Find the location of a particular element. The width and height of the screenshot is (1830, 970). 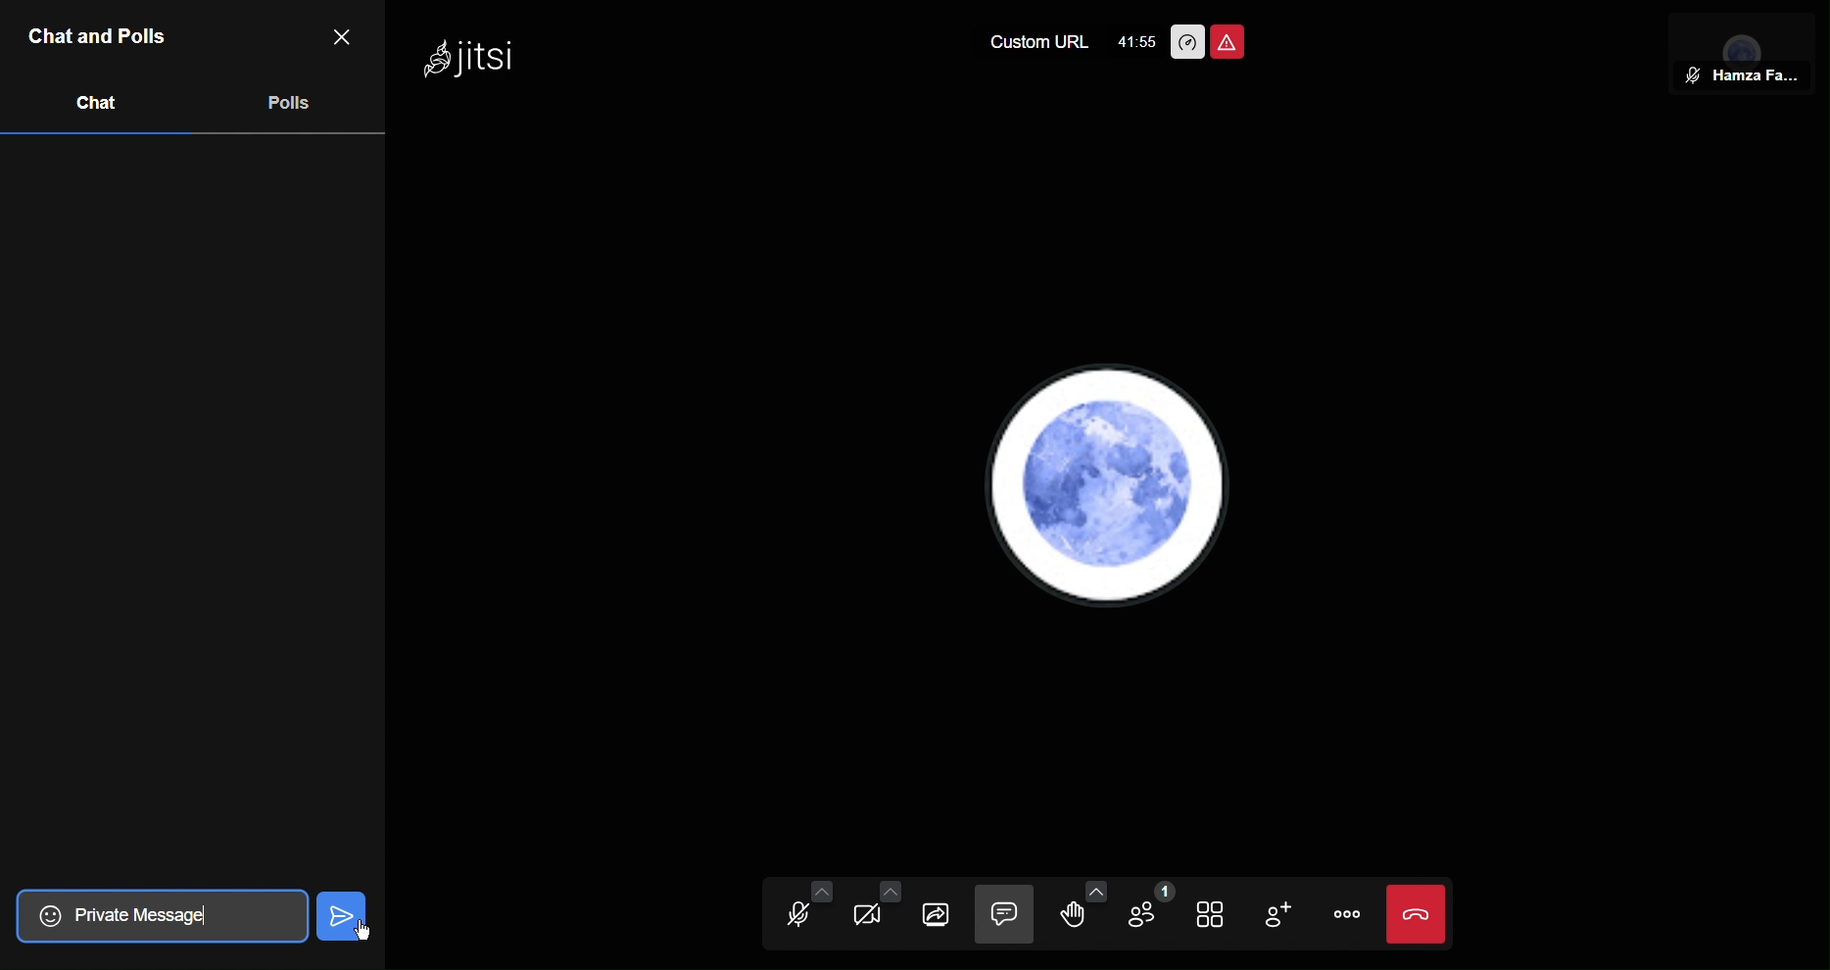

Video is located at coordinates (873, 910).